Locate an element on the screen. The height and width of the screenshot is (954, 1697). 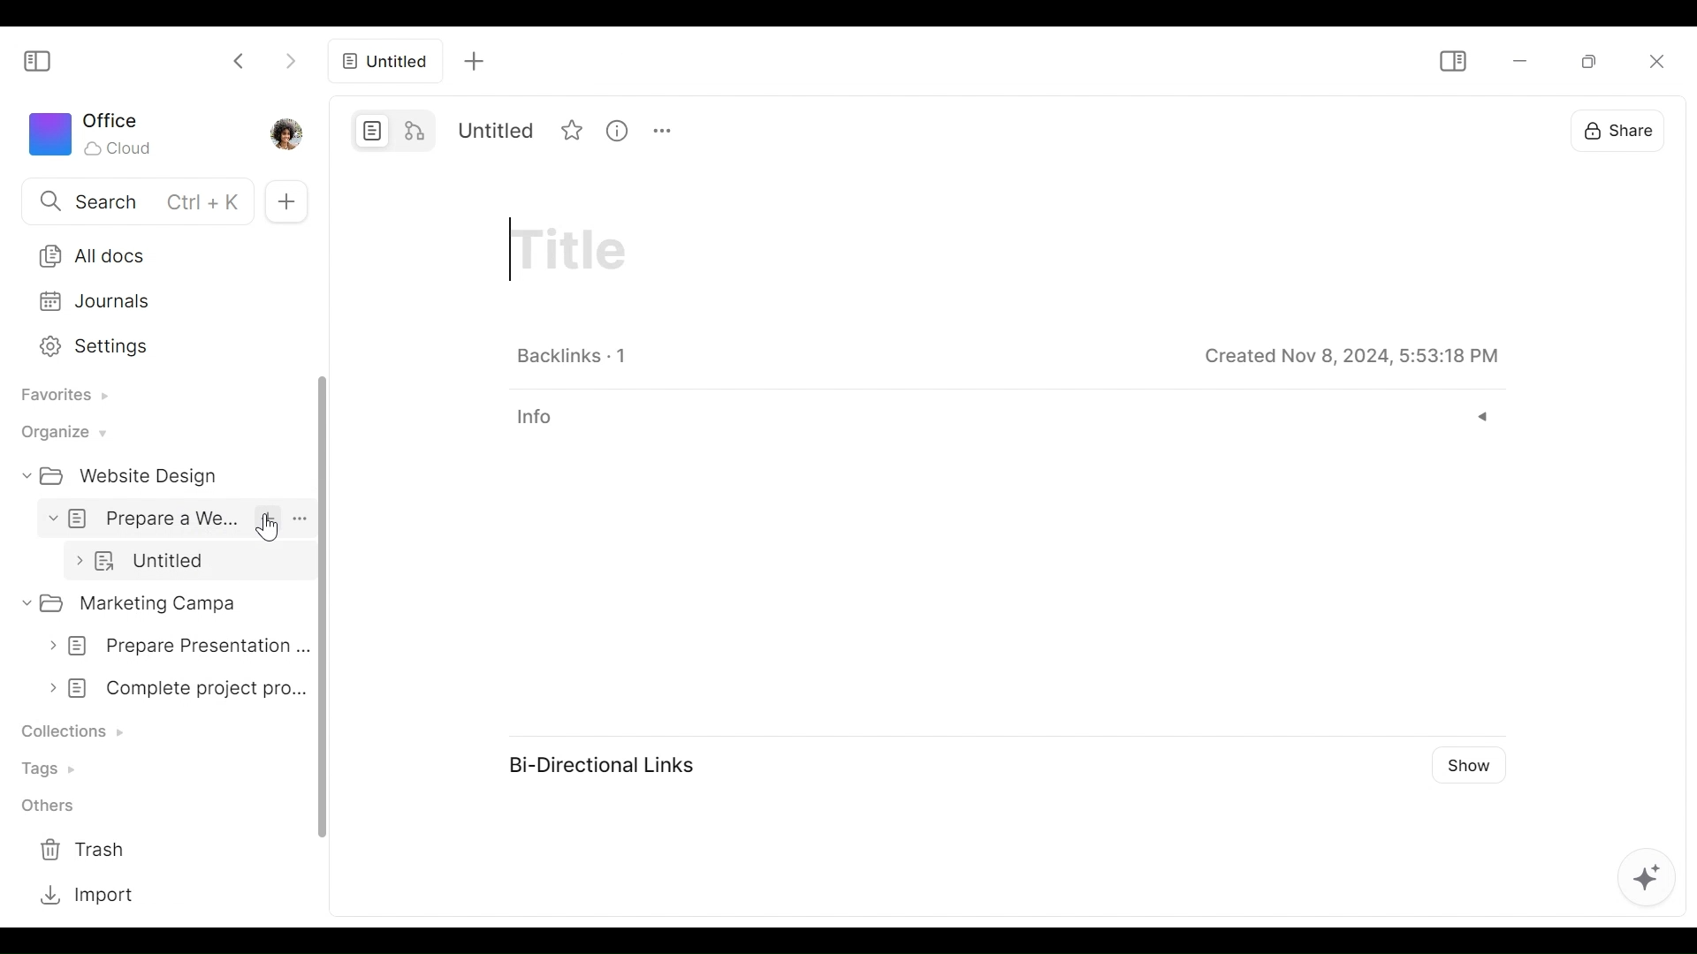
Profile Photo is located at coordinates (285, 132).